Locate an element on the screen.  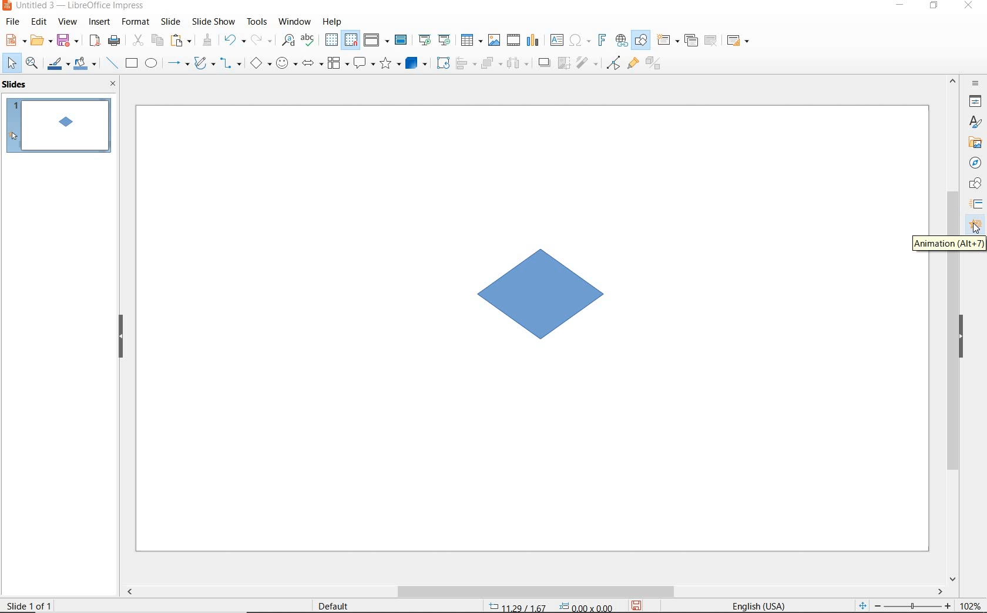
scrollbar is located at coordinates (952, 416).